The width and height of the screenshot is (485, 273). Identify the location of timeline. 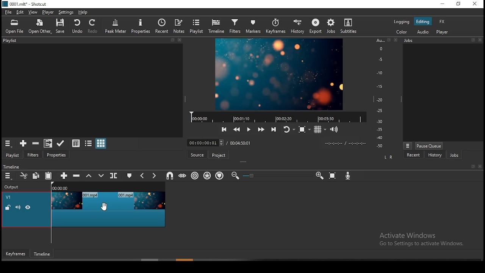
(12, 166).